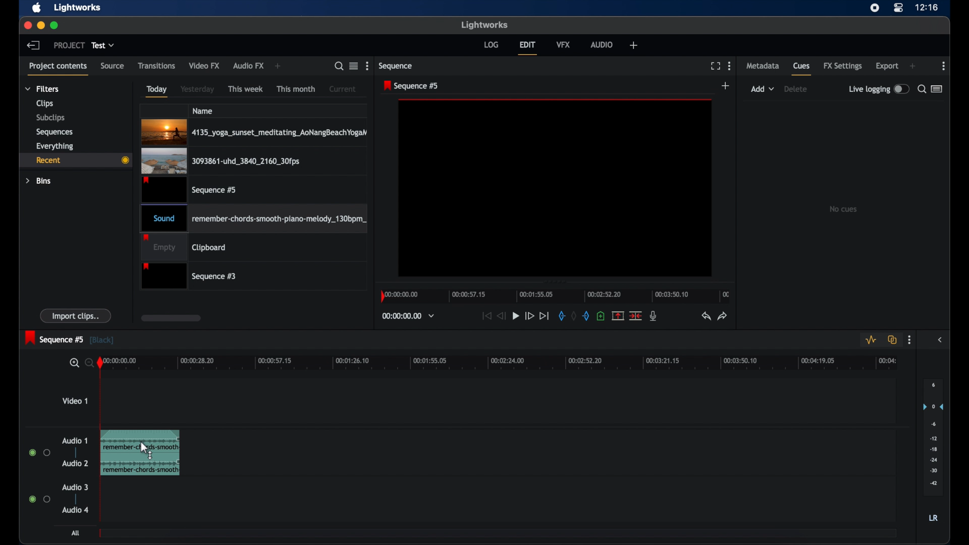 This screenshot has height=545, width=969. What do you see at coordinates (944, 66) in the screenshot?
I see `more options` at bounding box center [944, 66].